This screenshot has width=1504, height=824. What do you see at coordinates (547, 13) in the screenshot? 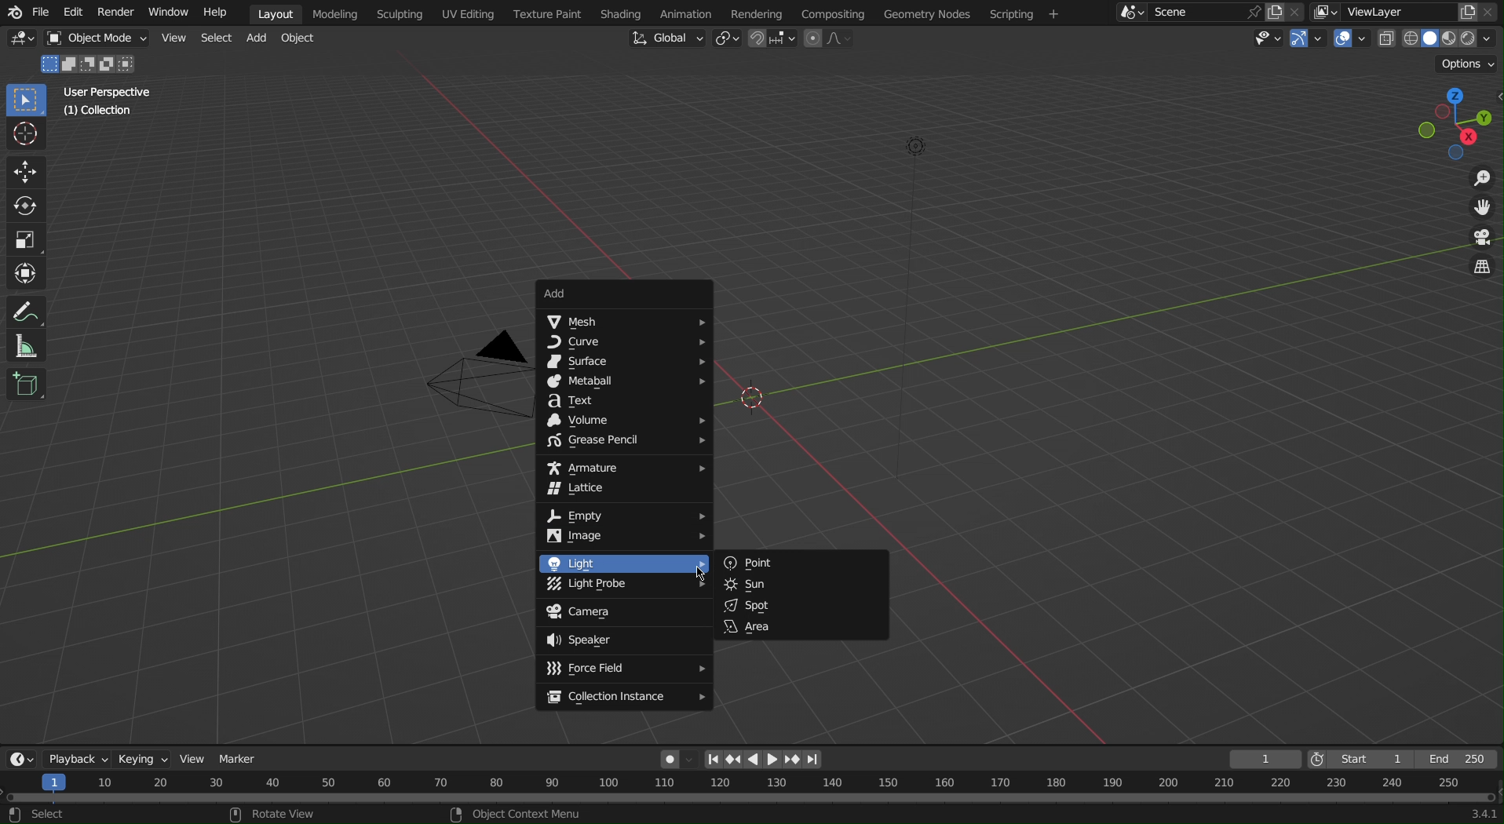
I see `Texture Paint` at bounding box center [547, 13].